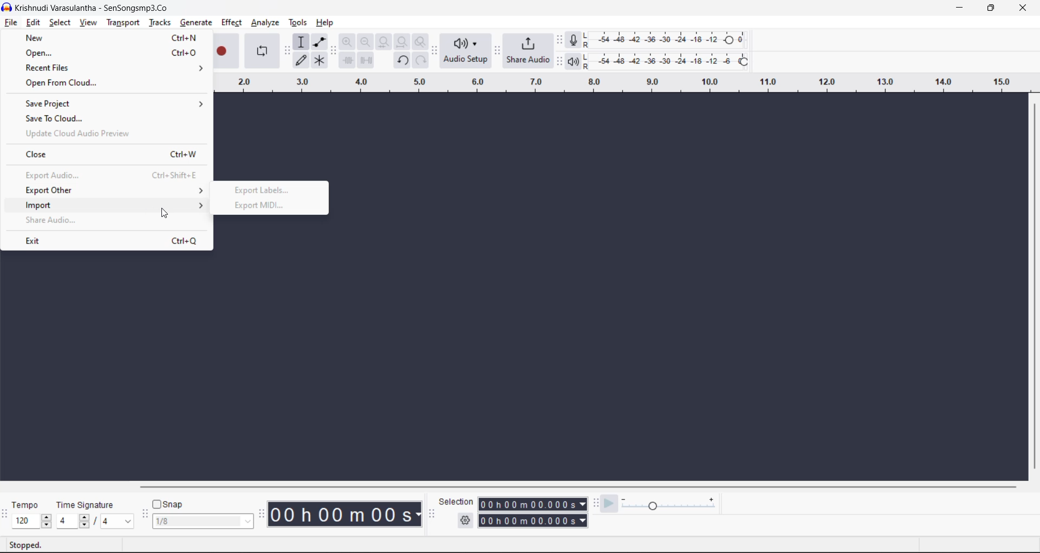 This screenshot has width=1040, height=553. Describe the element at coordinates (619, 84) in the screenshot. I see `Scale` at that location.